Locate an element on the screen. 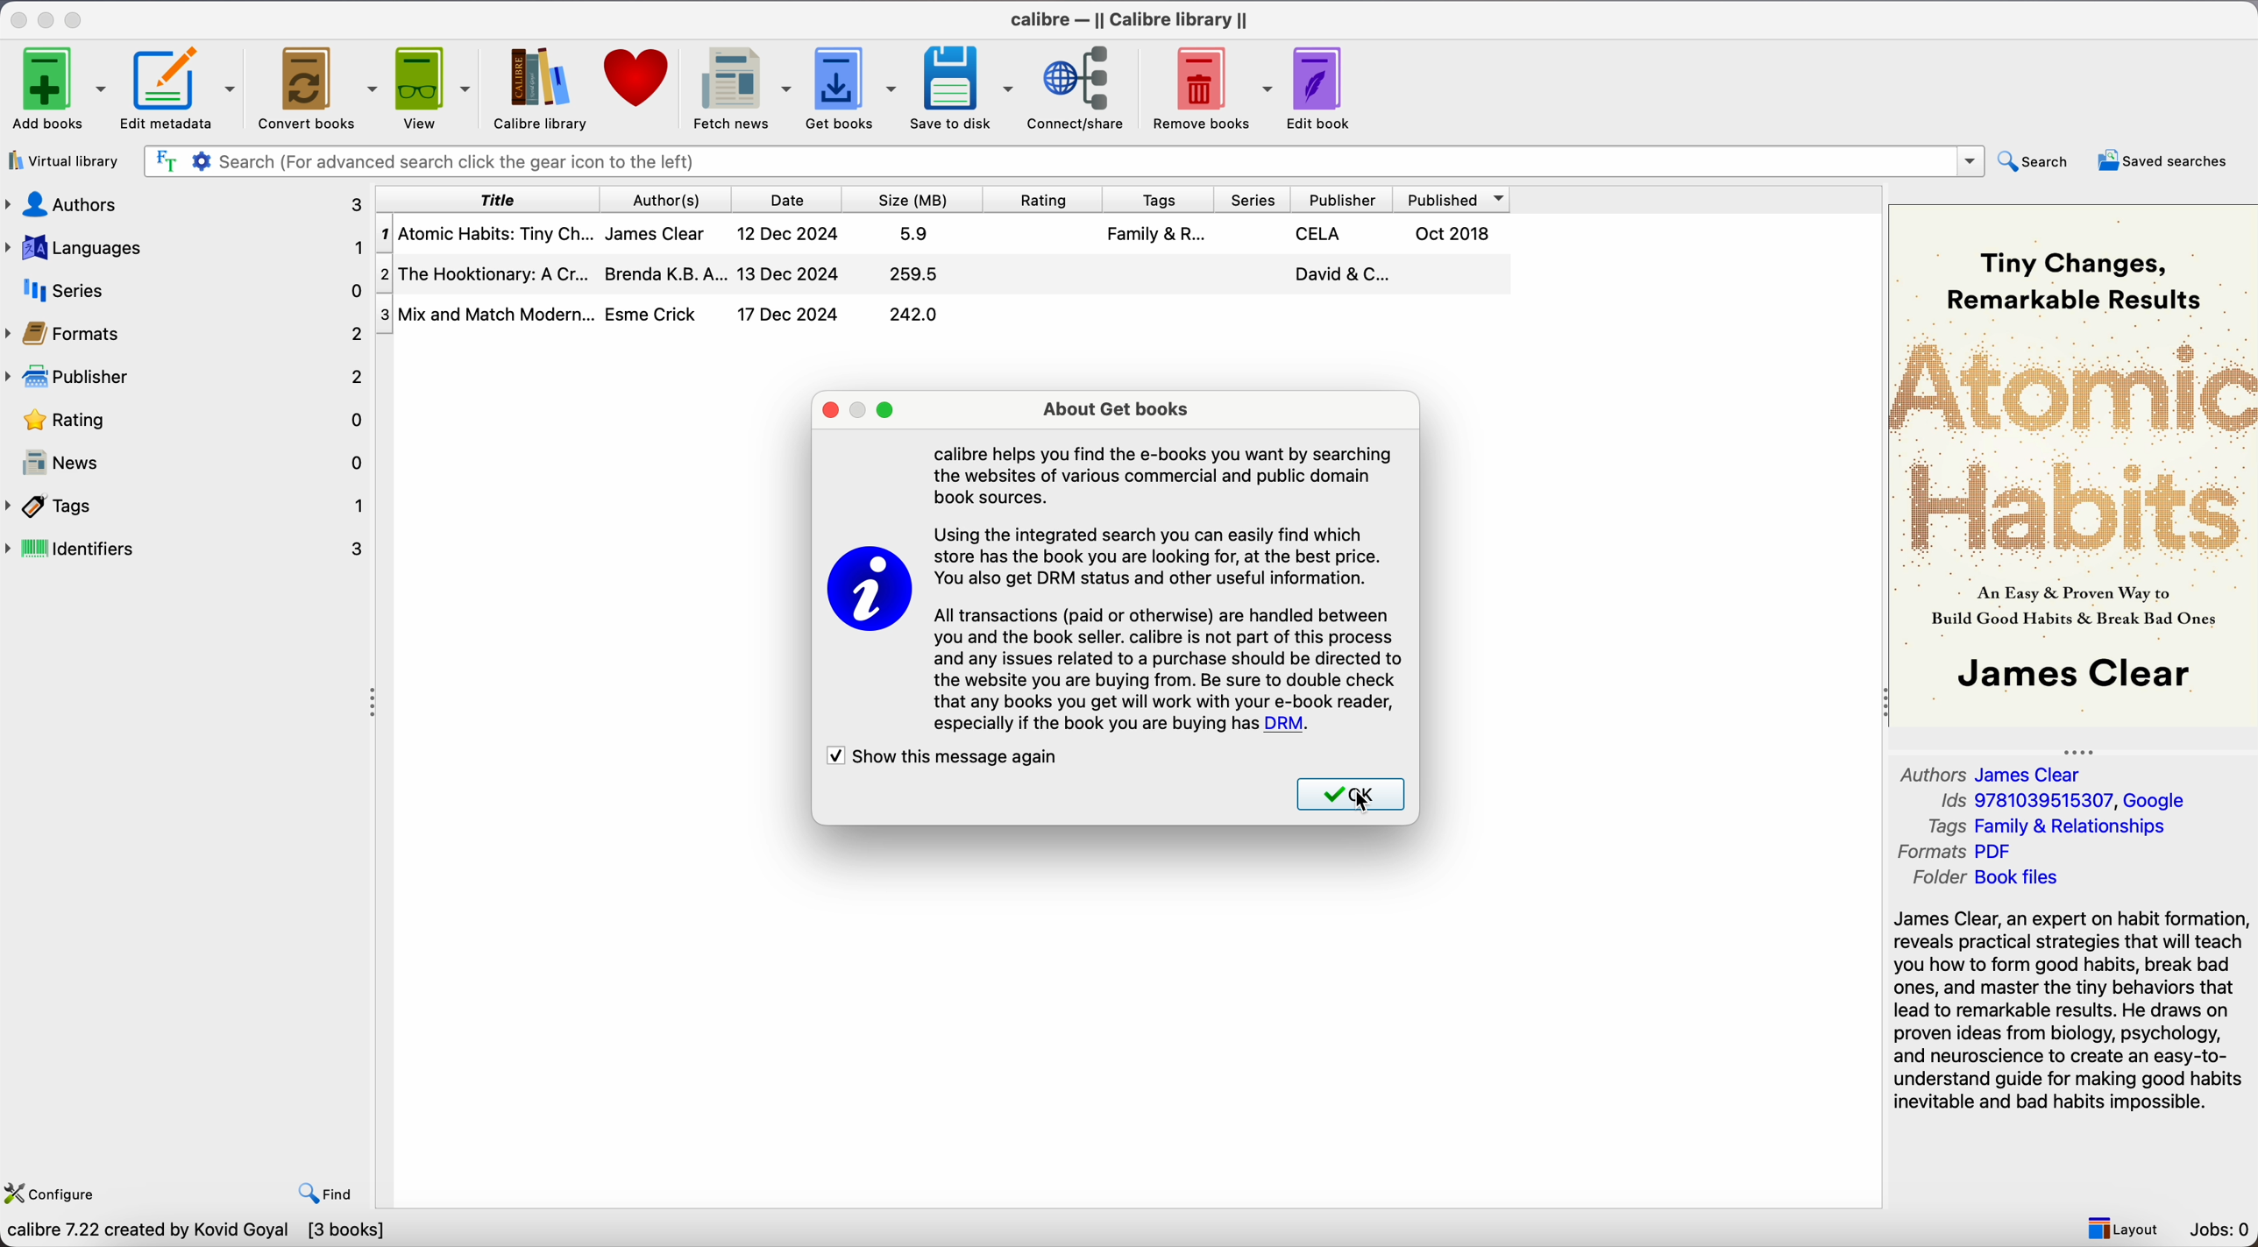  Family & R... is located at coordinates (1158, 233).